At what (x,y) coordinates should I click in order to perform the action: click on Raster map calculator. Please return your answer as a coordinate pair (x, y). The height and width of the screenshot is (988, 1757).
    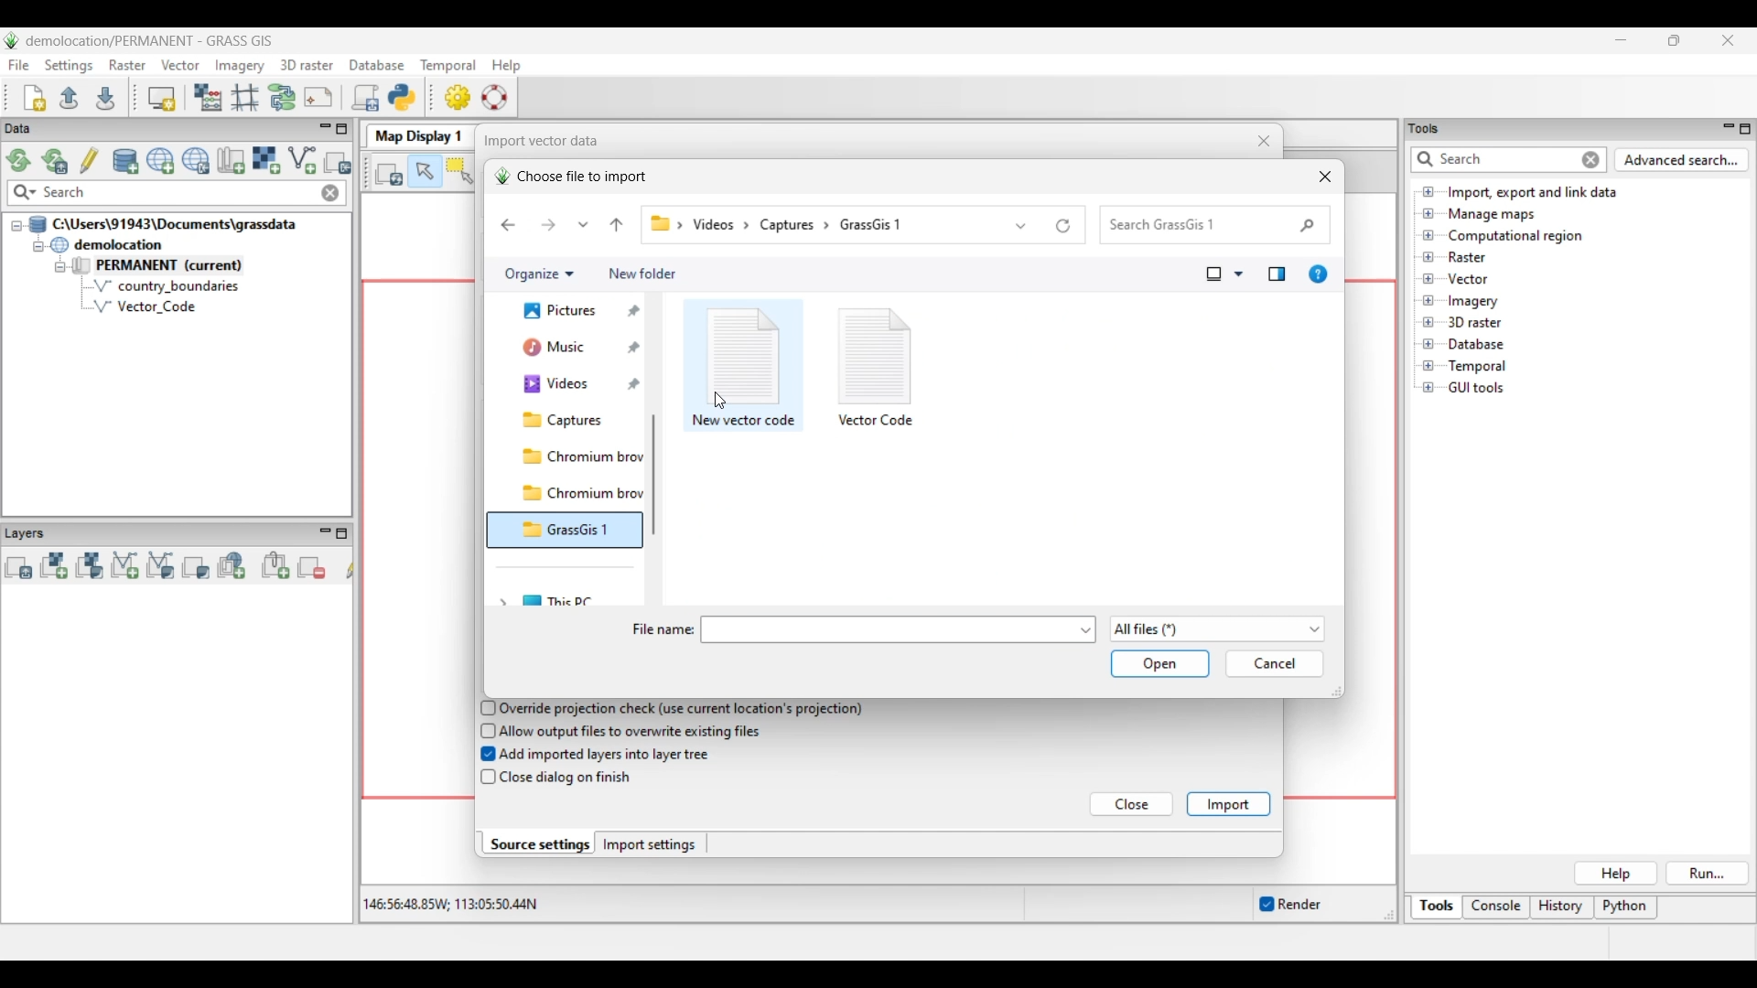
    Looking at the image, I should click on (208, 97).